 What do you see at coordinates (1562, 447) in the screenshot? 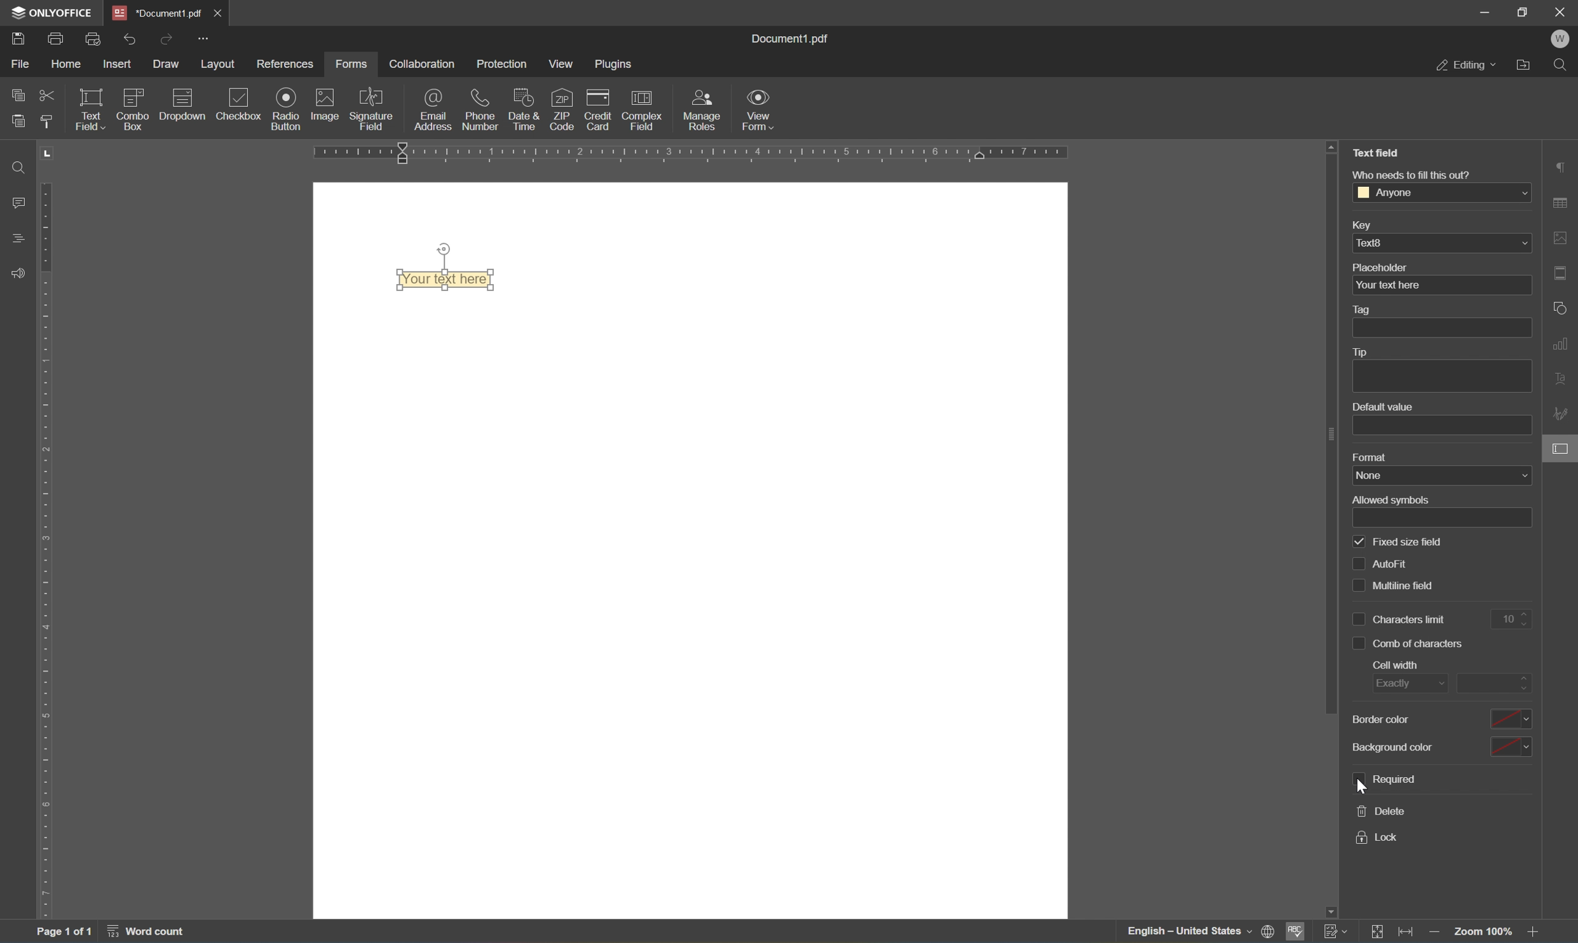
I see `form settings` at bounding box center [1562, 447].